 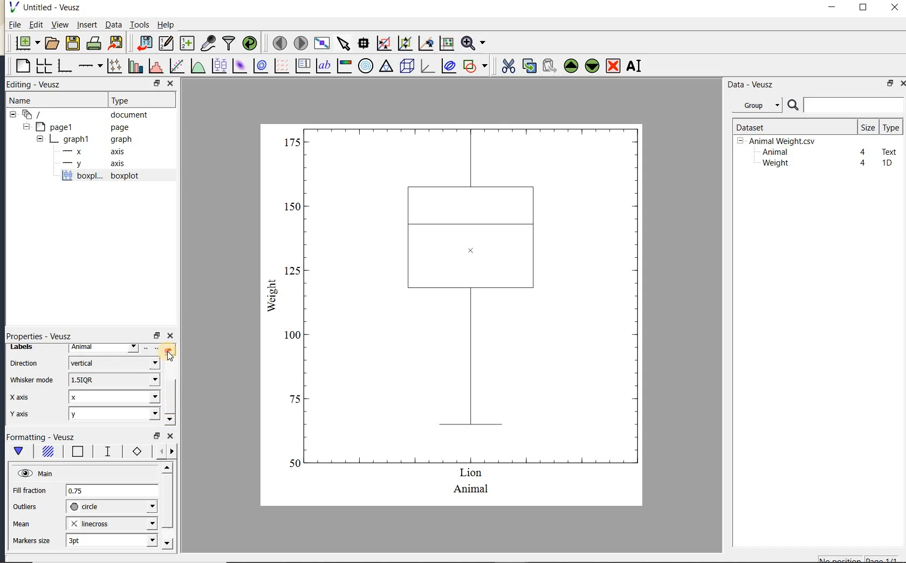 I want to click on CLOSE, so click(x=170, y=83).